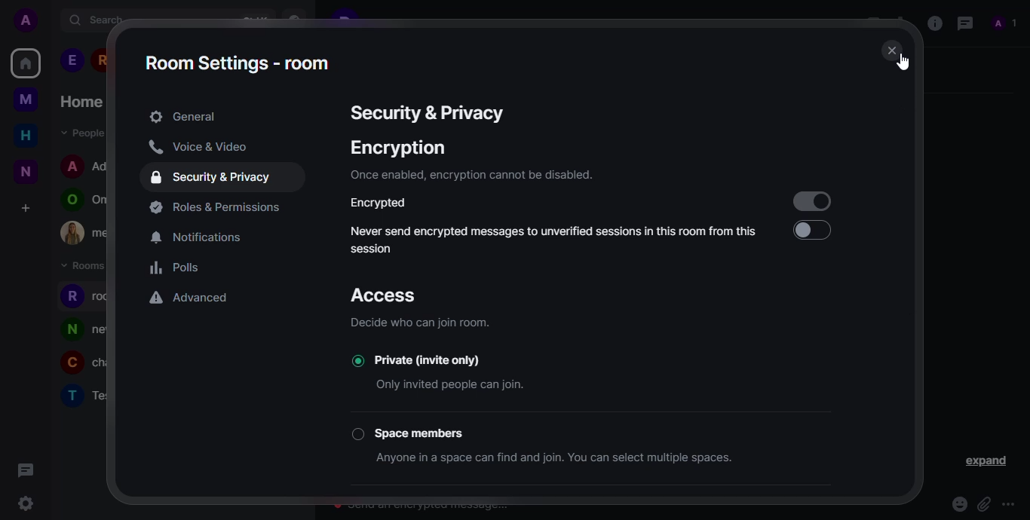 This screenshot has height=520, width=1030. Describe the element at coordinates (72, 60) in the screenshot. I see `people 1` at that location.